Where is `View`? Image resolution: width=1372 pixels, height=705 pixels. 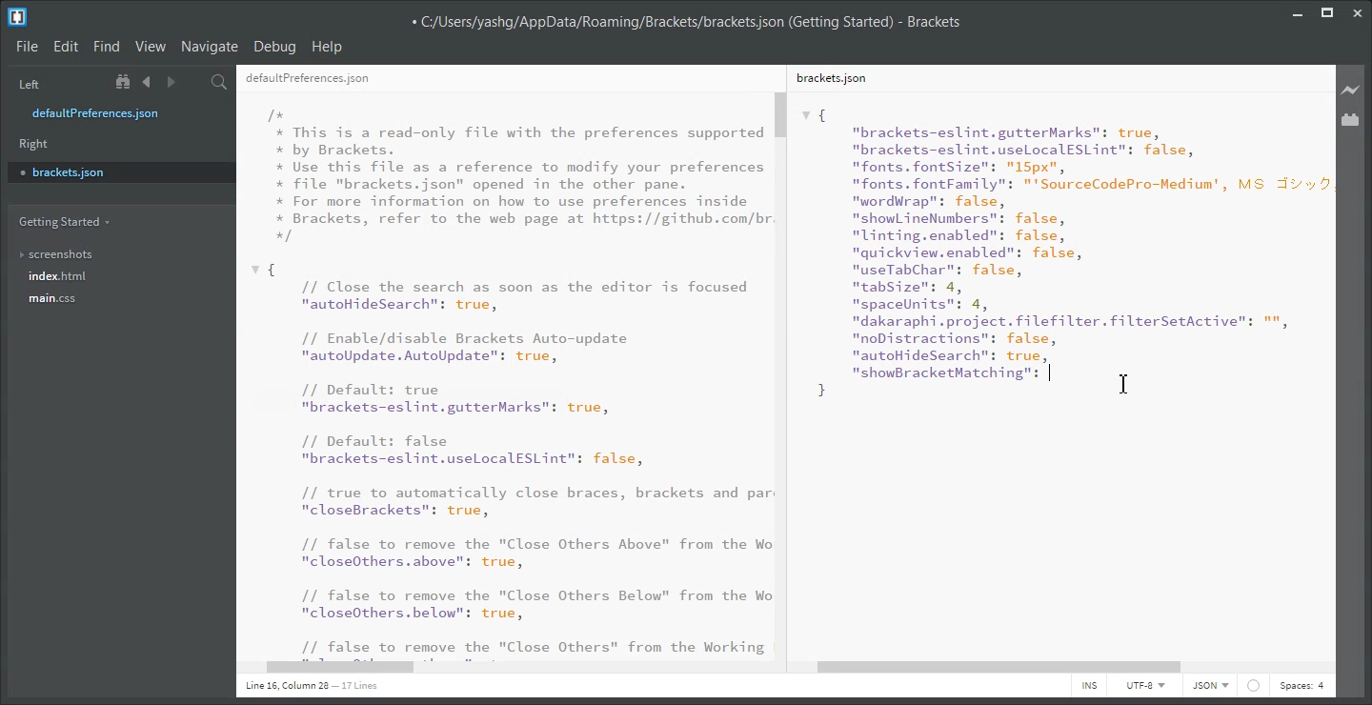 View is located at coordinates (151, 47).